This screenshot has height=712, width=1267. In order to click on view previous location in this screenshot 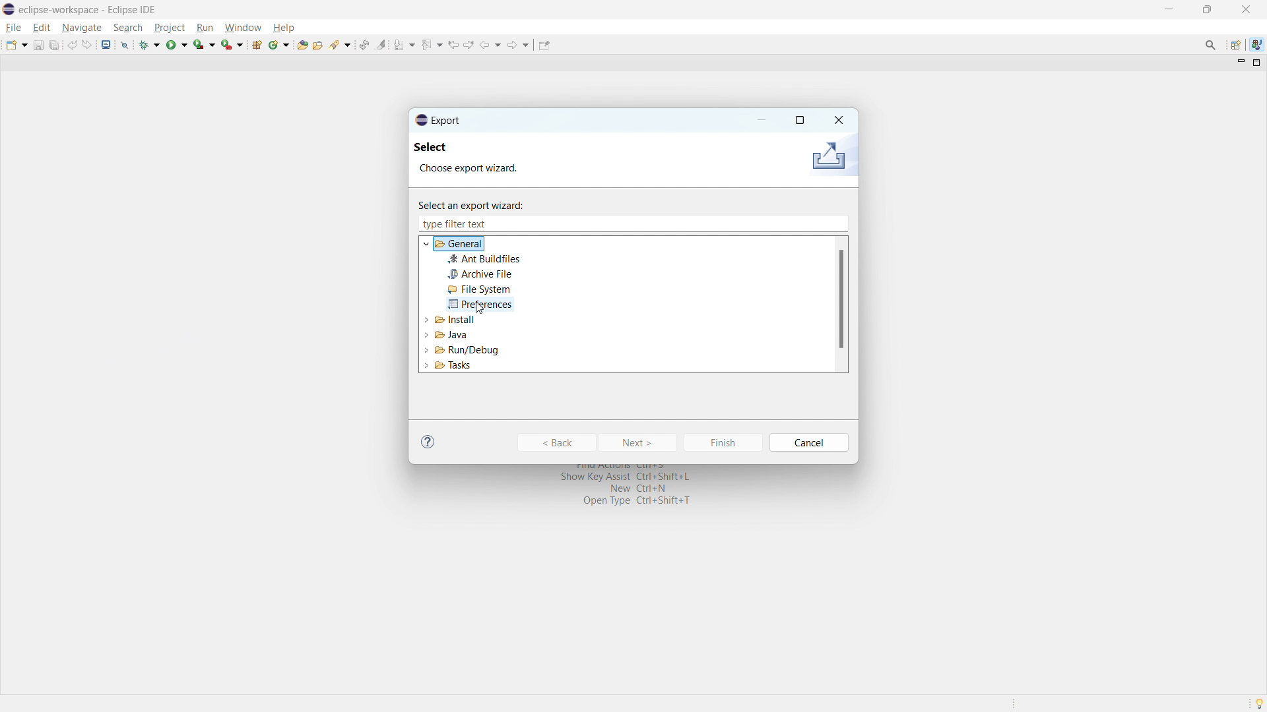, I will do `click(453, 45)`.